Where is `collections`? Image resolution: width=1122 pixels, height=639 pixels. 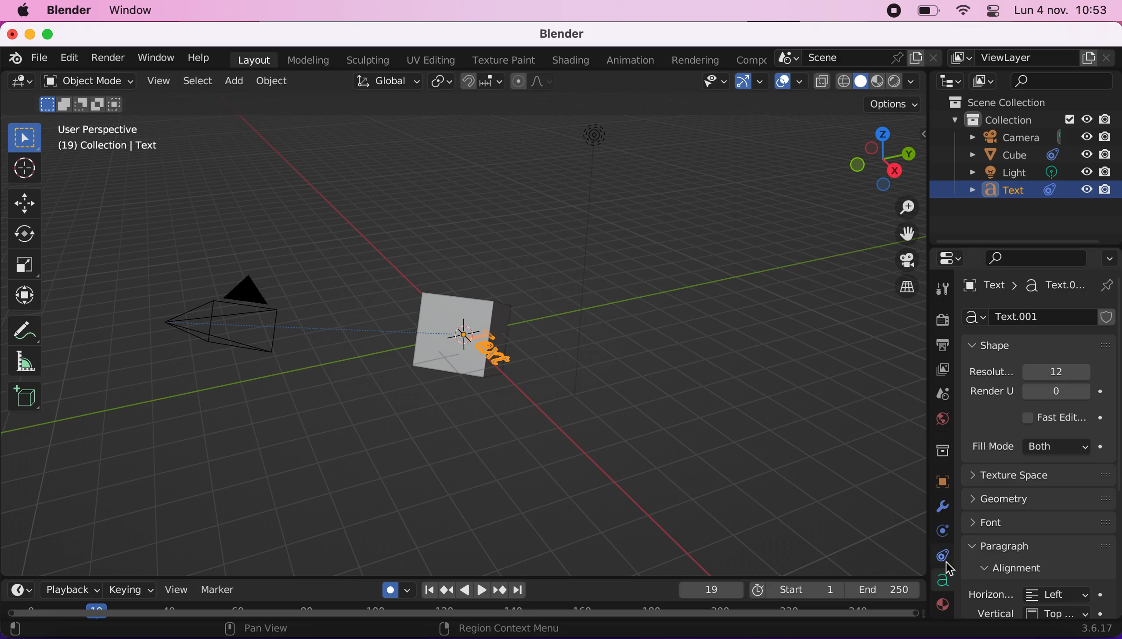
collections is located at coordinates (940, 452).